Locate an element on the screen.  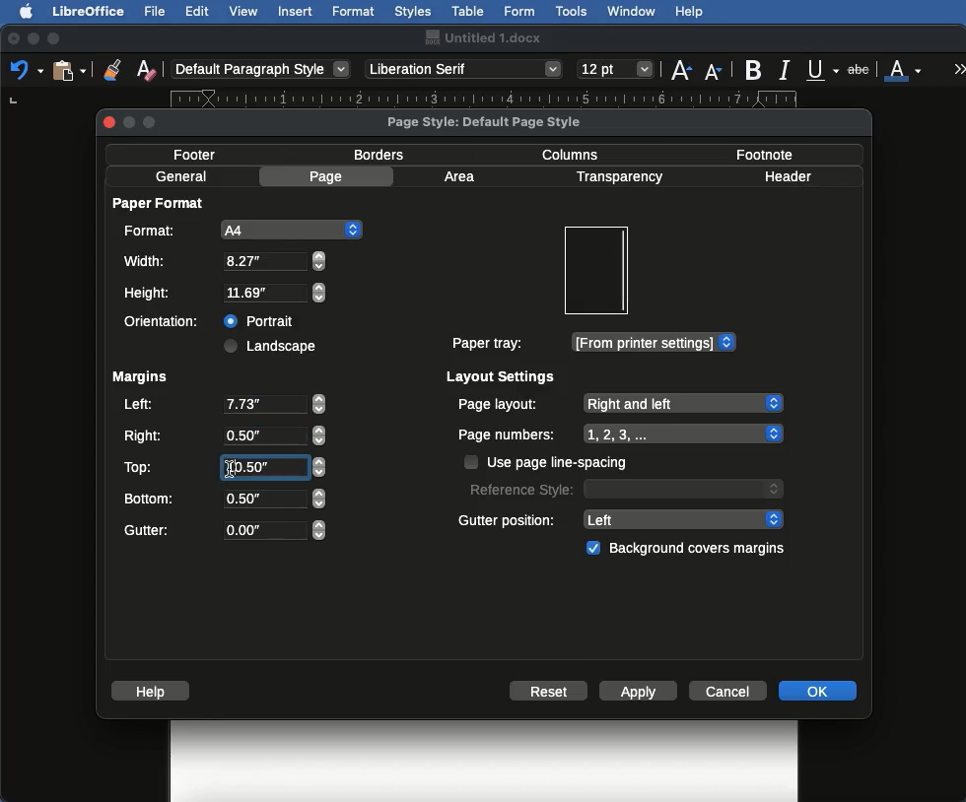
Maximize is located at coordinates (55, 38).